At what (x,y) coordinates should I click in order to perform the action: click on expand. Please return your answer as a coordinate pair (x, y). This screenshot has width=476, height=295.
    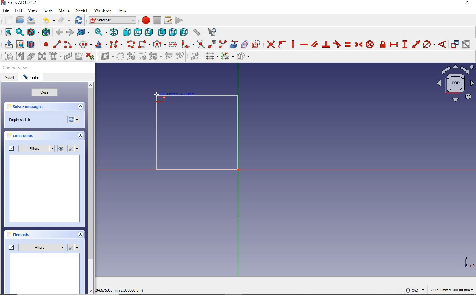
    Looking at the image, I should click on (80, 234).